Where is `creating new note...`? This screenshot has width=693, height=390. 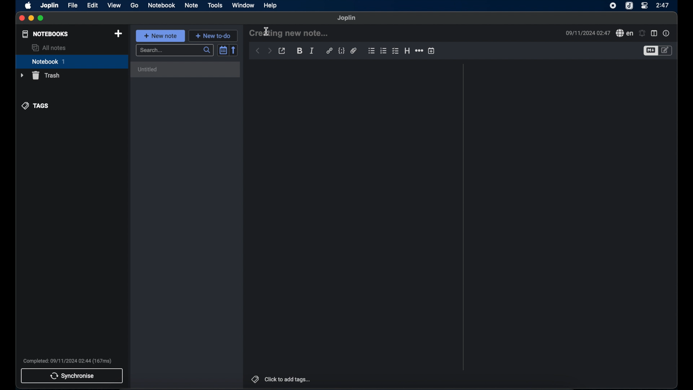
creating new note... is located at coordinates (290, 33).